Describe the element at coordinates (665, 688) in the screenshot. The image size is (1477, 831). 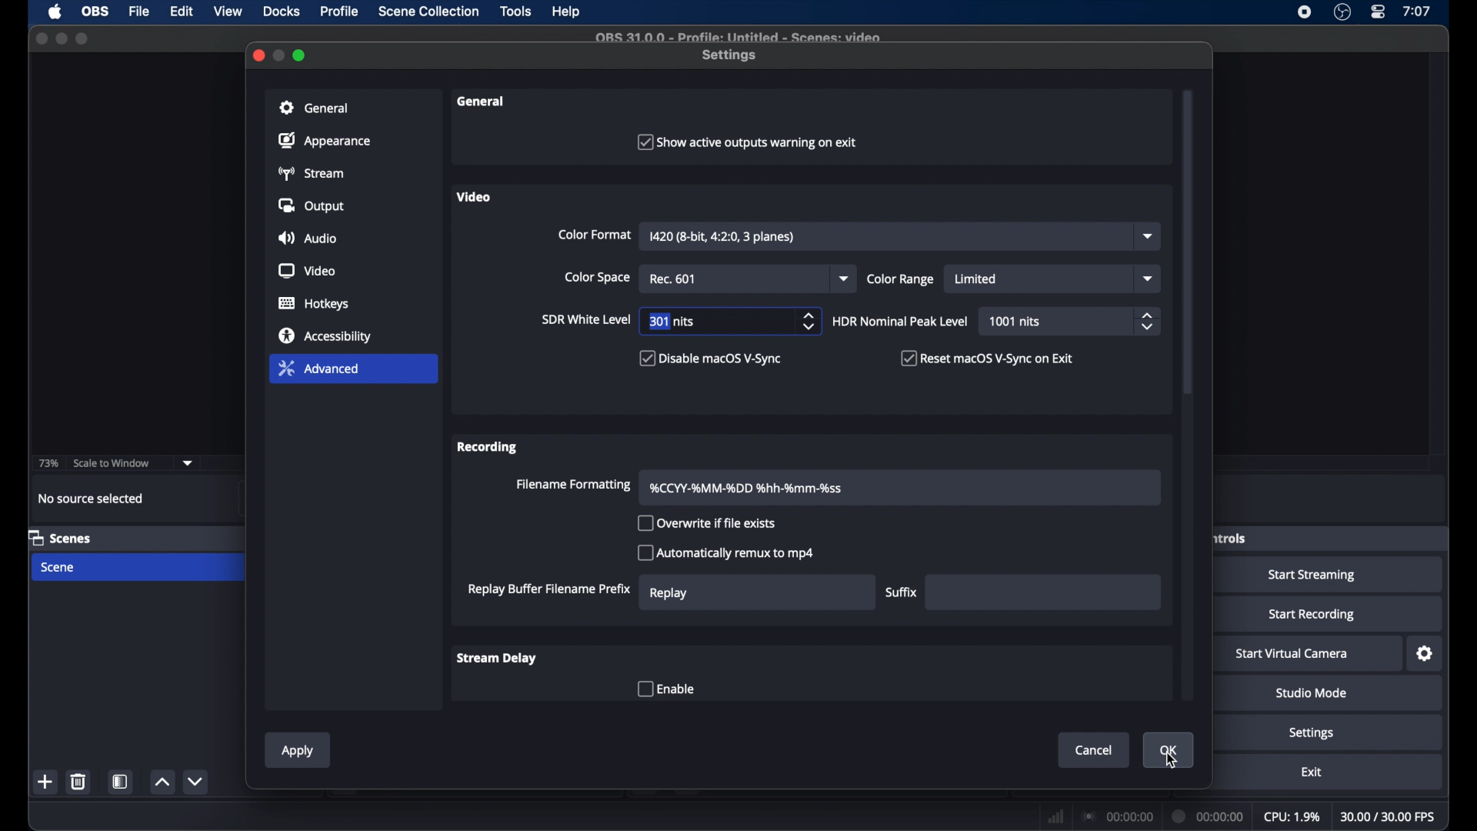
I see `checkbox` at that location.